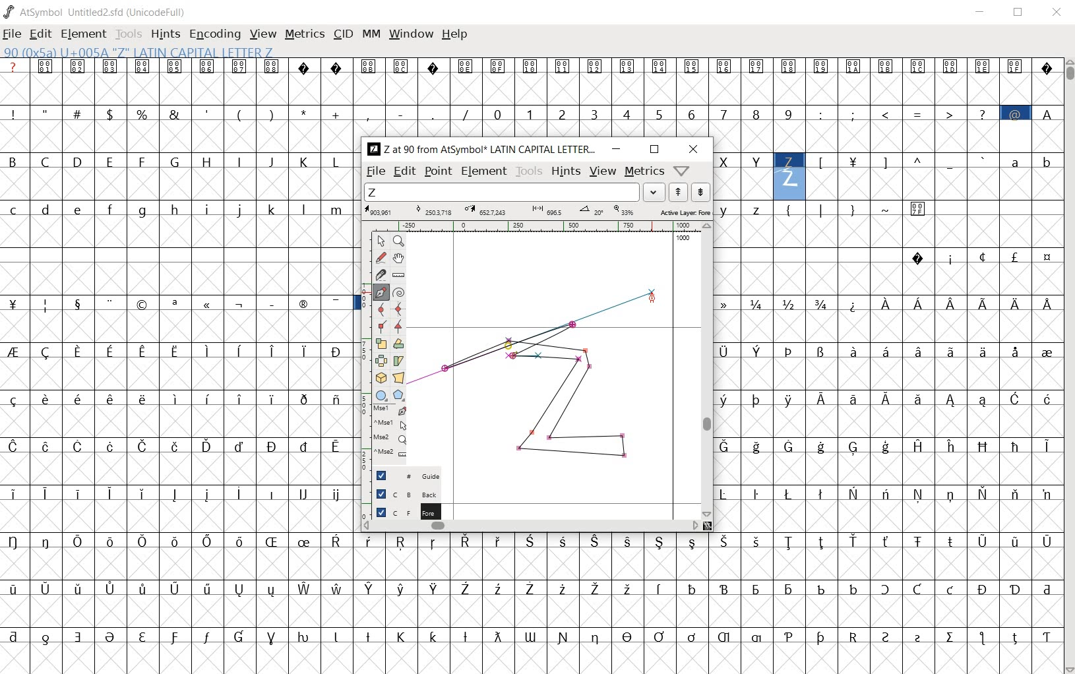 This screenshot has width=1075, height=674. Describe the element at coordinates (532, 527) in the screenshot. I see `scrollbar` at that location.